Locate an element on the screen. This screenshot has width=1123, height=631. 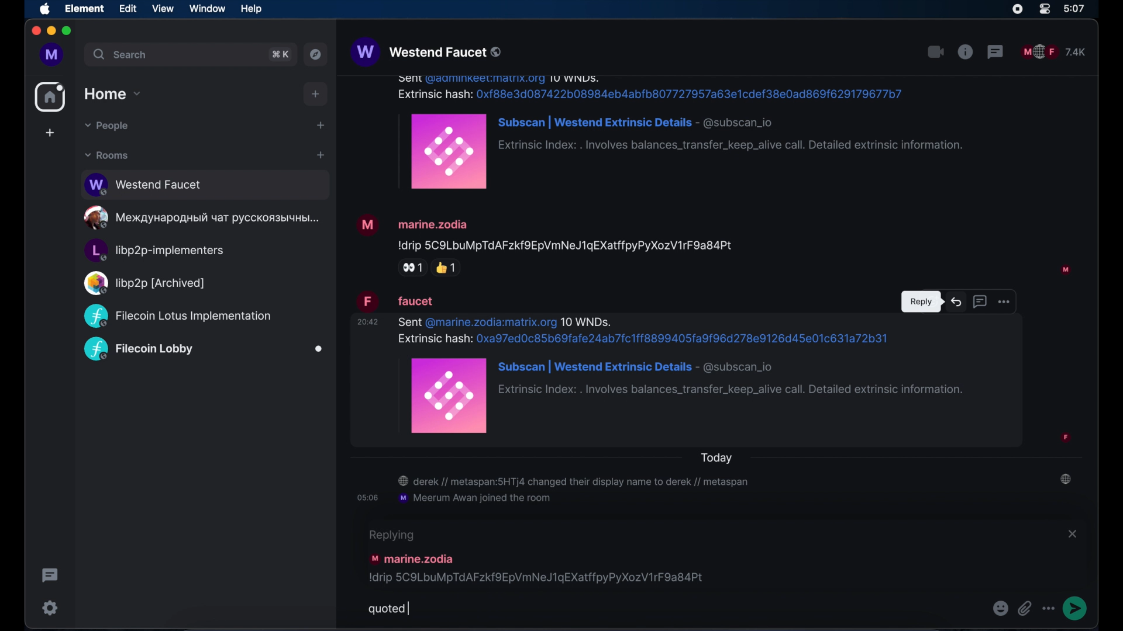
message is located at coordinates (533, 559).